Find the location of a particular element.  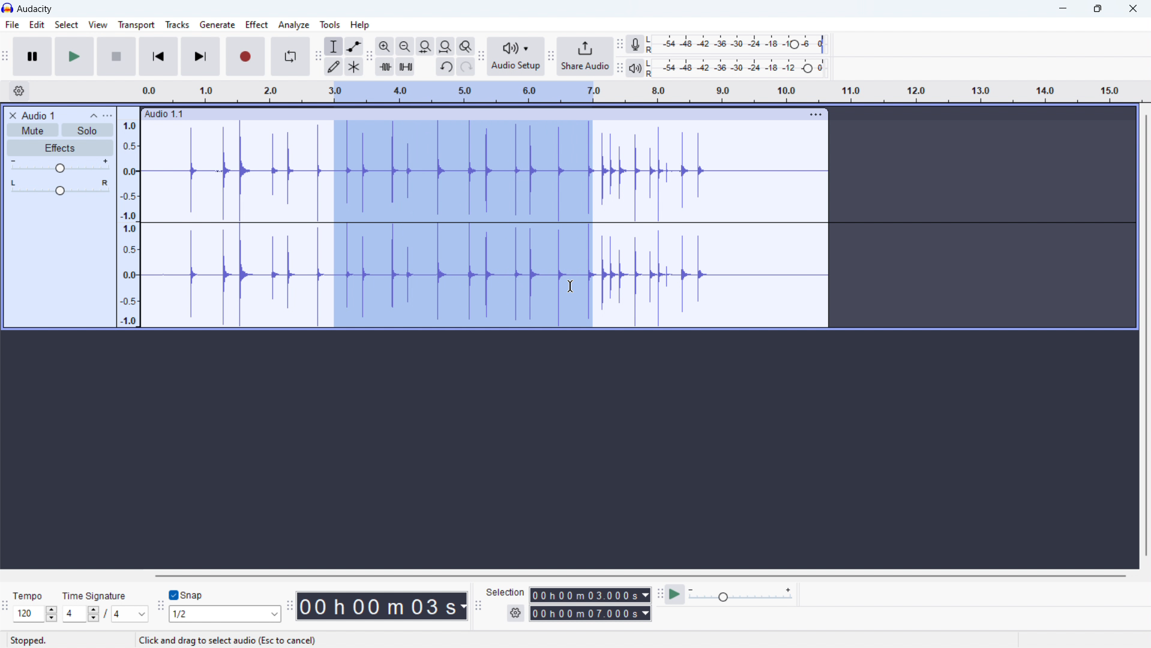

3.0-7.0 timeline (part of the track selected) is located at coordinates (464, 204).